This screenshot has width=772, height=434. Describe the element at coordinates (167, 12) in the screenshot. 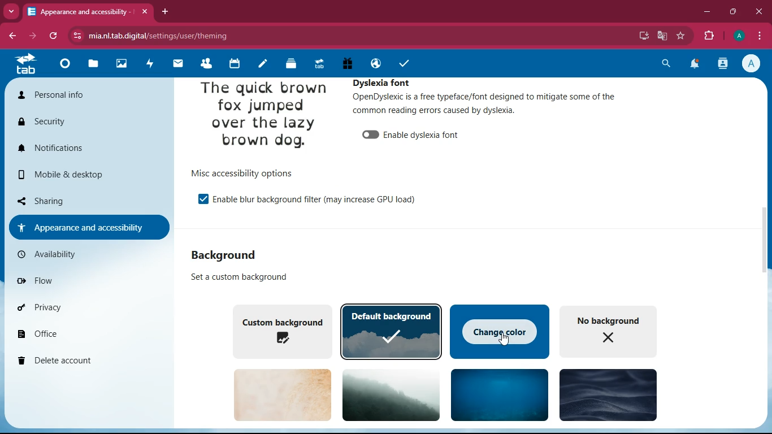

I see `add tab` at that location.